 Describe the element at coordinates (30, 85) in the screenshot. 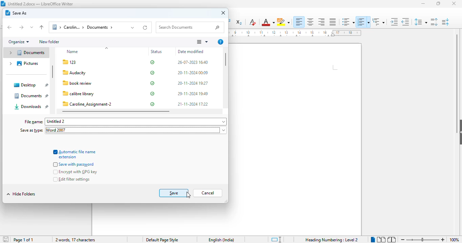

I see `desktop` at that location.